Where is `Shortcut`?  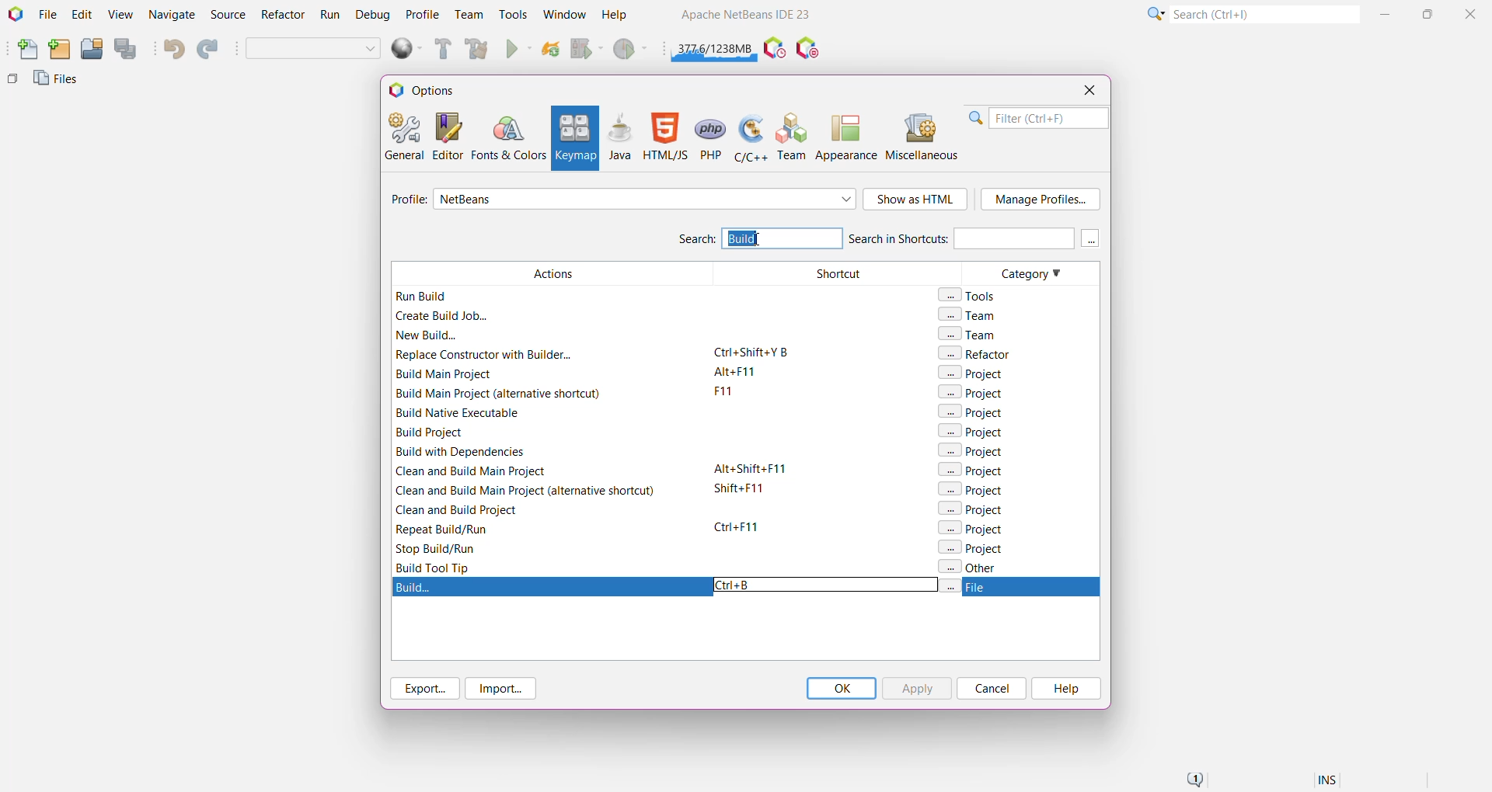 Shortcut is located at coordinates (831, 419).